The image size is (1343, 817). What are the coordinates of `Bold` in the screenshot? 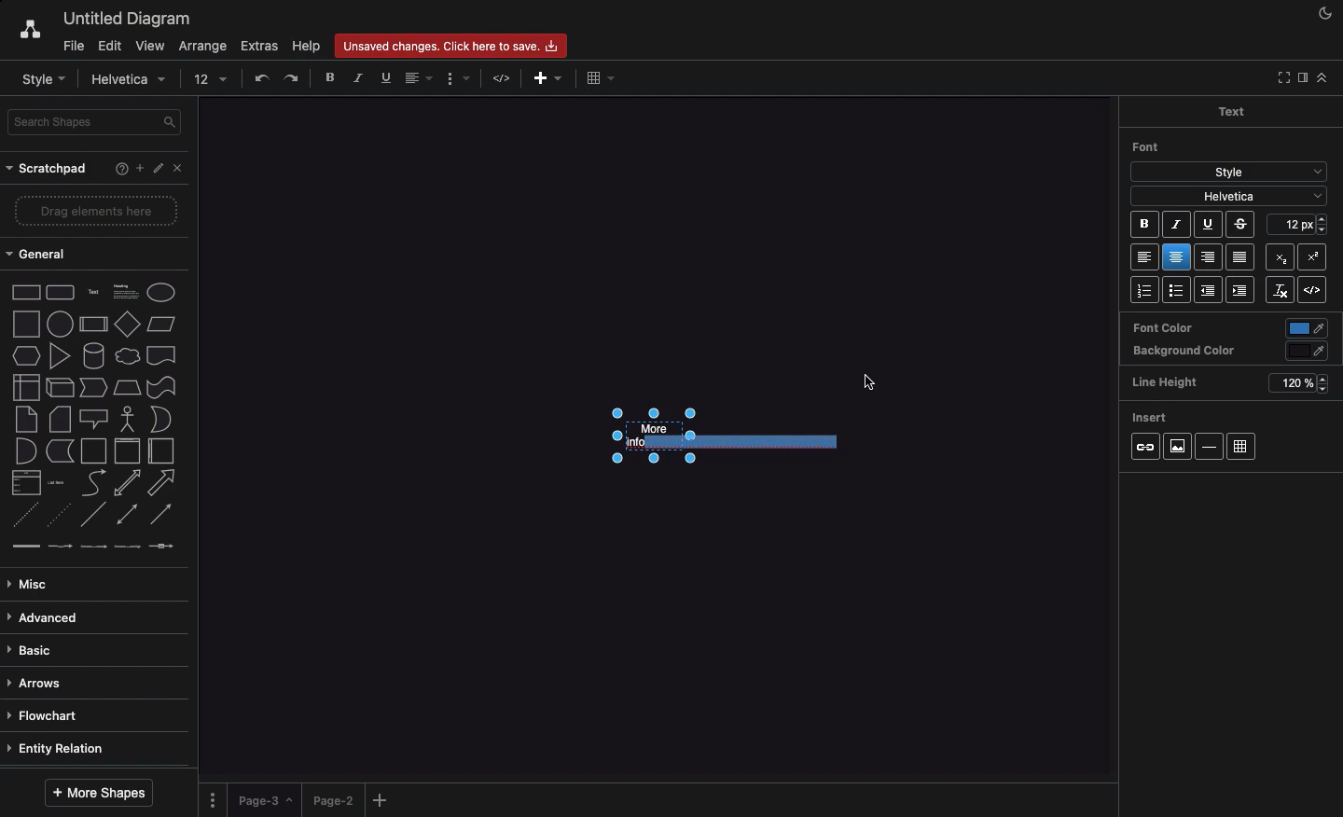 It's located at (331, 76).